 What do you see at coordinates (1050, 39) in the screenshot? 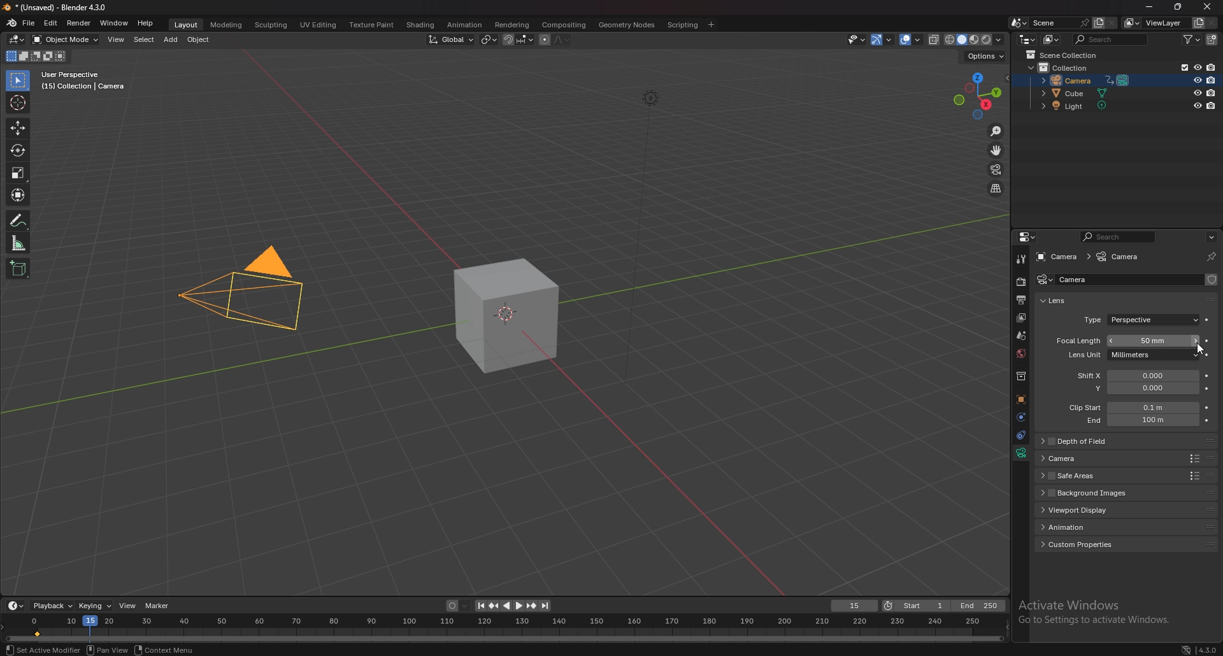
I see `display mode` at bounding box center [1050, 39].